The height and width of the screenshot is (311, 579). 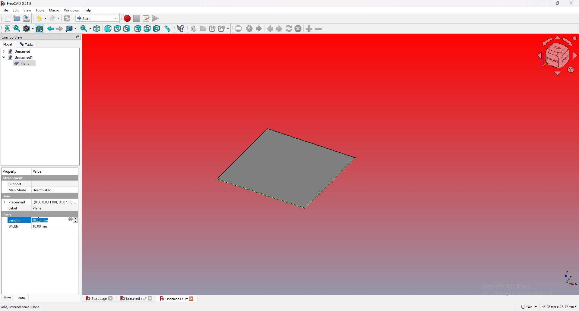 What do you see at coordinates (8, 29) in the screenshot?
I see `fit all` at bounding box center [8, 29].